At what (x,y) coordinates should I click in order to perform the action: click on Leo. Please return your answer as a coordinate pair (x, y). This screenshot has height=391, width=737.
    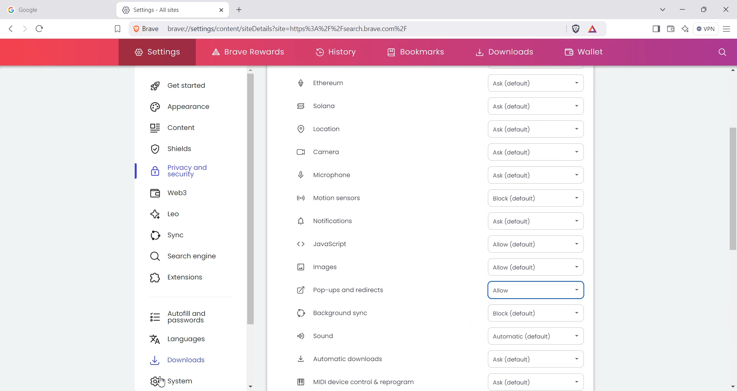
    Looking at the image, I should click on (190, 215).